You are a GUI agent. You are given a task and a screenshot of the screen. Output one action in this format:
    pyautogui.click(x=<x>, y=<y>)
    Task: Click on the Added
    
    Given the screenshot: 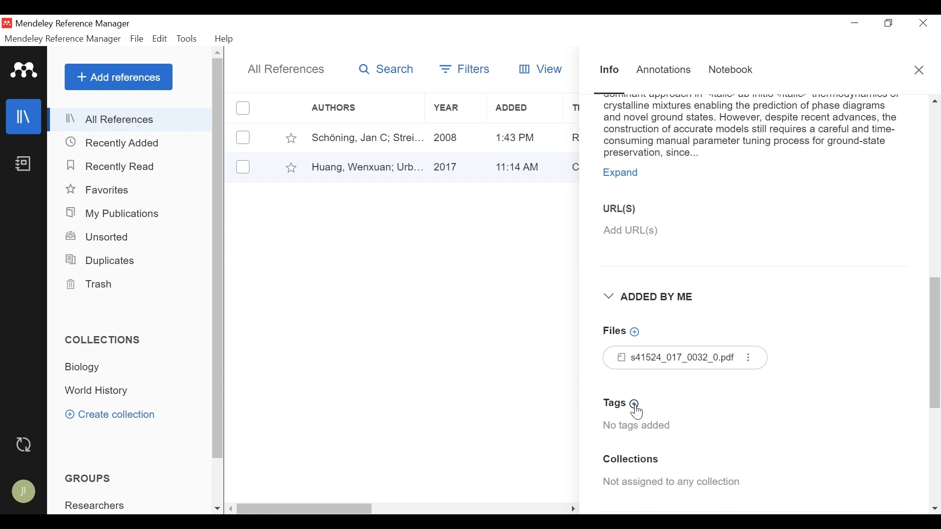 What is the action you would take?
    pyautogui.click(x=522, y=137)
    